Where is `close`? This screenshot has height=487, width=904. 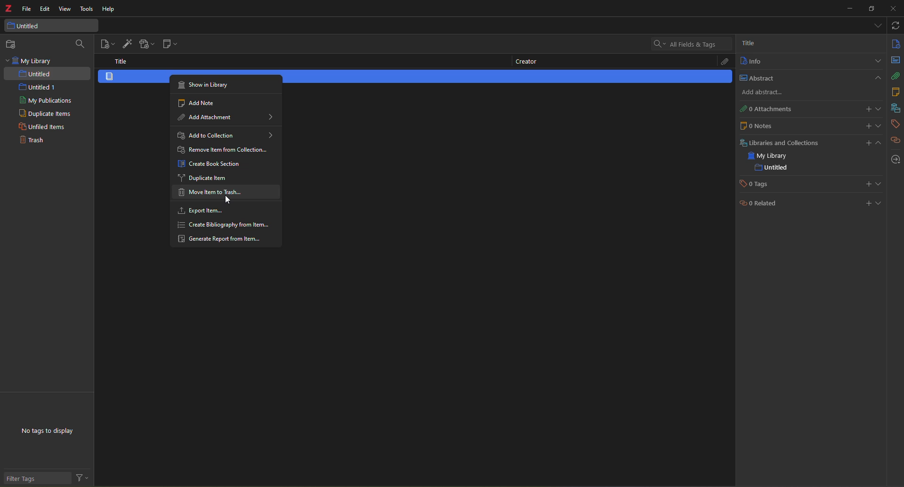
close is located at coordinates (877, 78).